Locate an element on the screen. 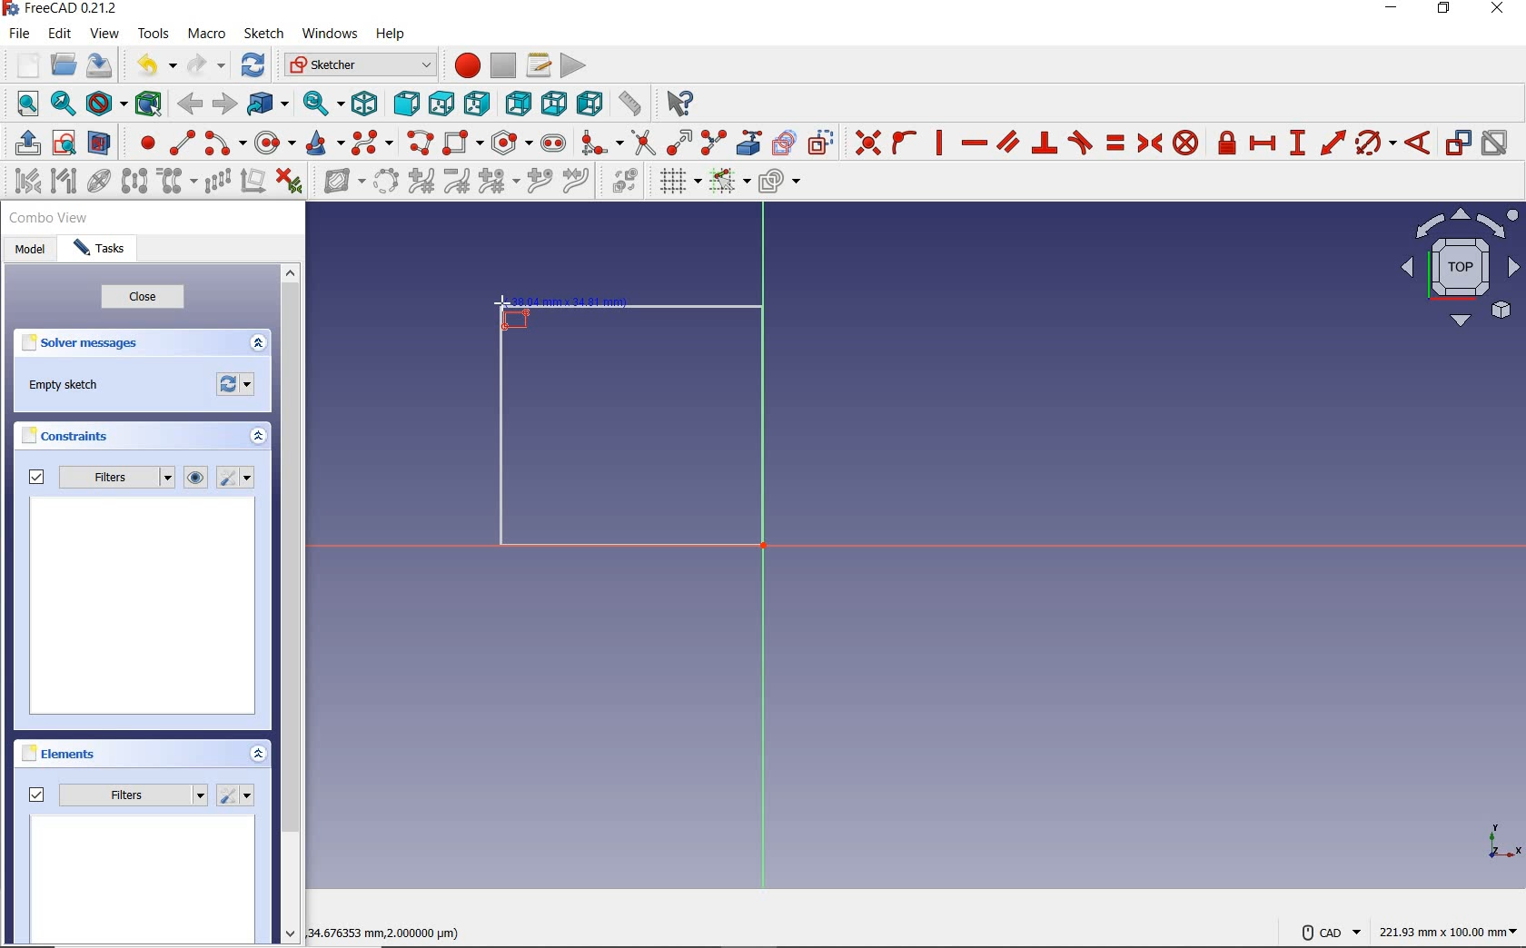  extend edge is located at coordinates (680, 143).